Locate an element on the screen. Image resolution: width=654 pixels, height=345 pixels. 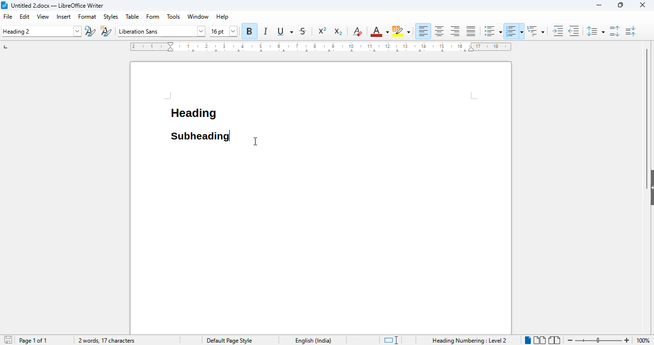
zoom out is located at coordinates (571, 340).